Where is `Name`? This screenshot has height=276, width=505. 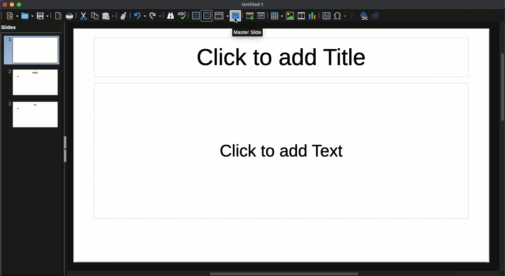
Name is located at coordinates (251, 4).